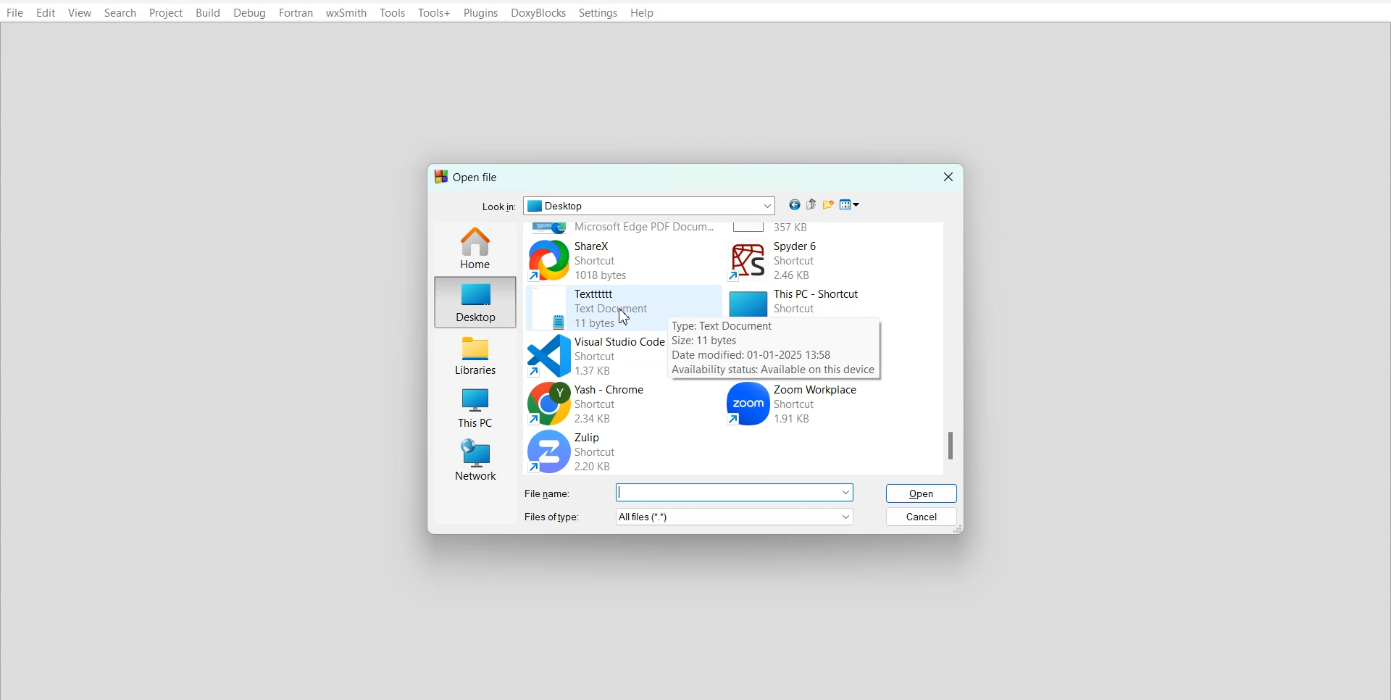 The width and height of the screenshot is (1391, 700). What do you see at coordinates (472, 407) in the screenshot?
I see `This PC` at bounding box center [472, 407].